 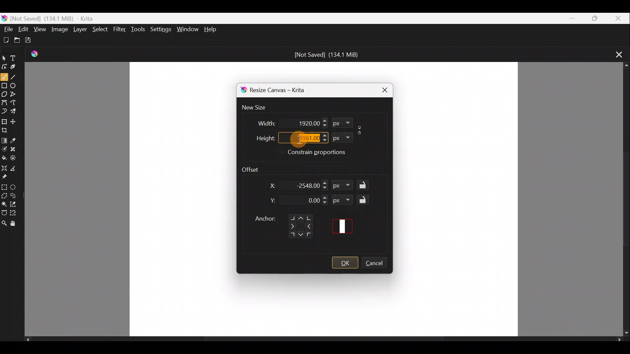 What do you see at coordinates (15, 85) in the screenshot?
I see `Ellipse tool` at bounding box center [15, 85].